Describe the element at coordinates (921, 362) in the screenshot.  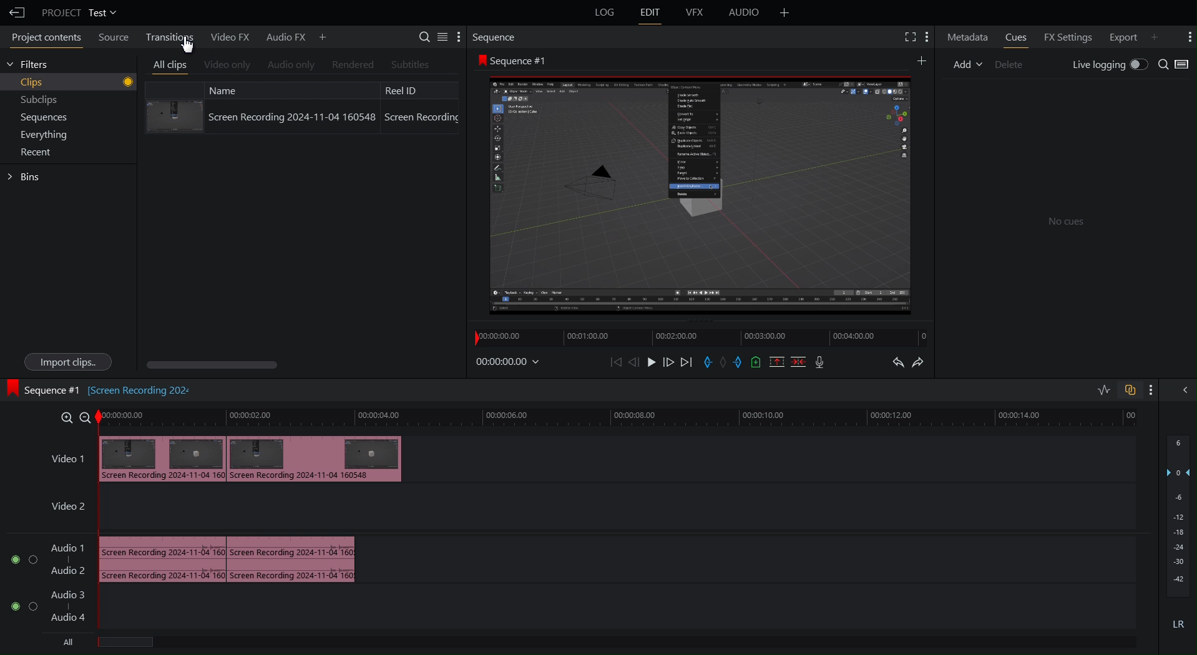
I see `Redo` at that location.